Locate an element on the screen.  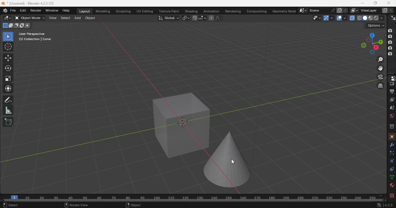
disable in renders is located at coordinates (390, 42).